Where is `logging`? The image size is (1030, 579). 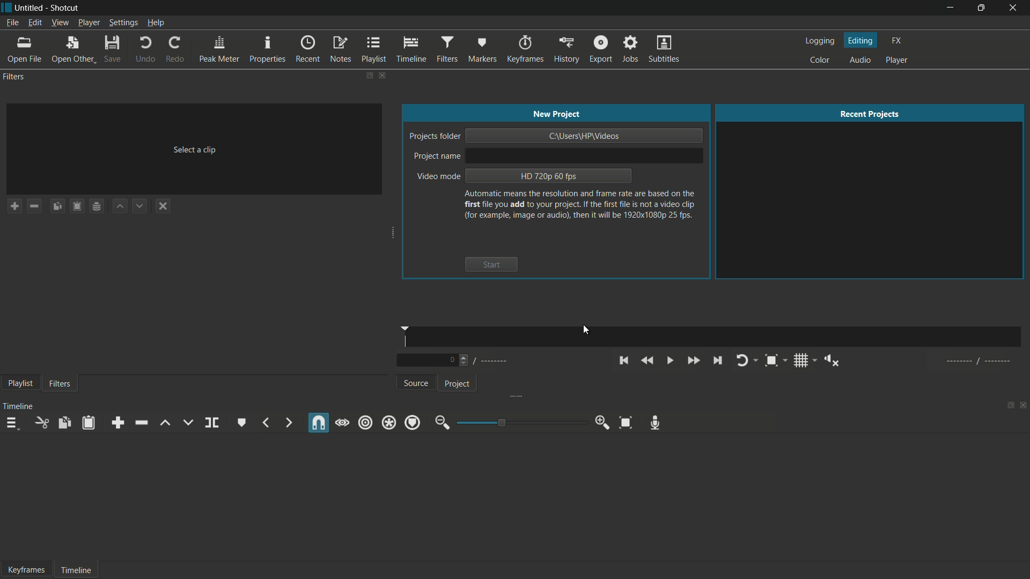 logging is located at coordinates (819, 41).